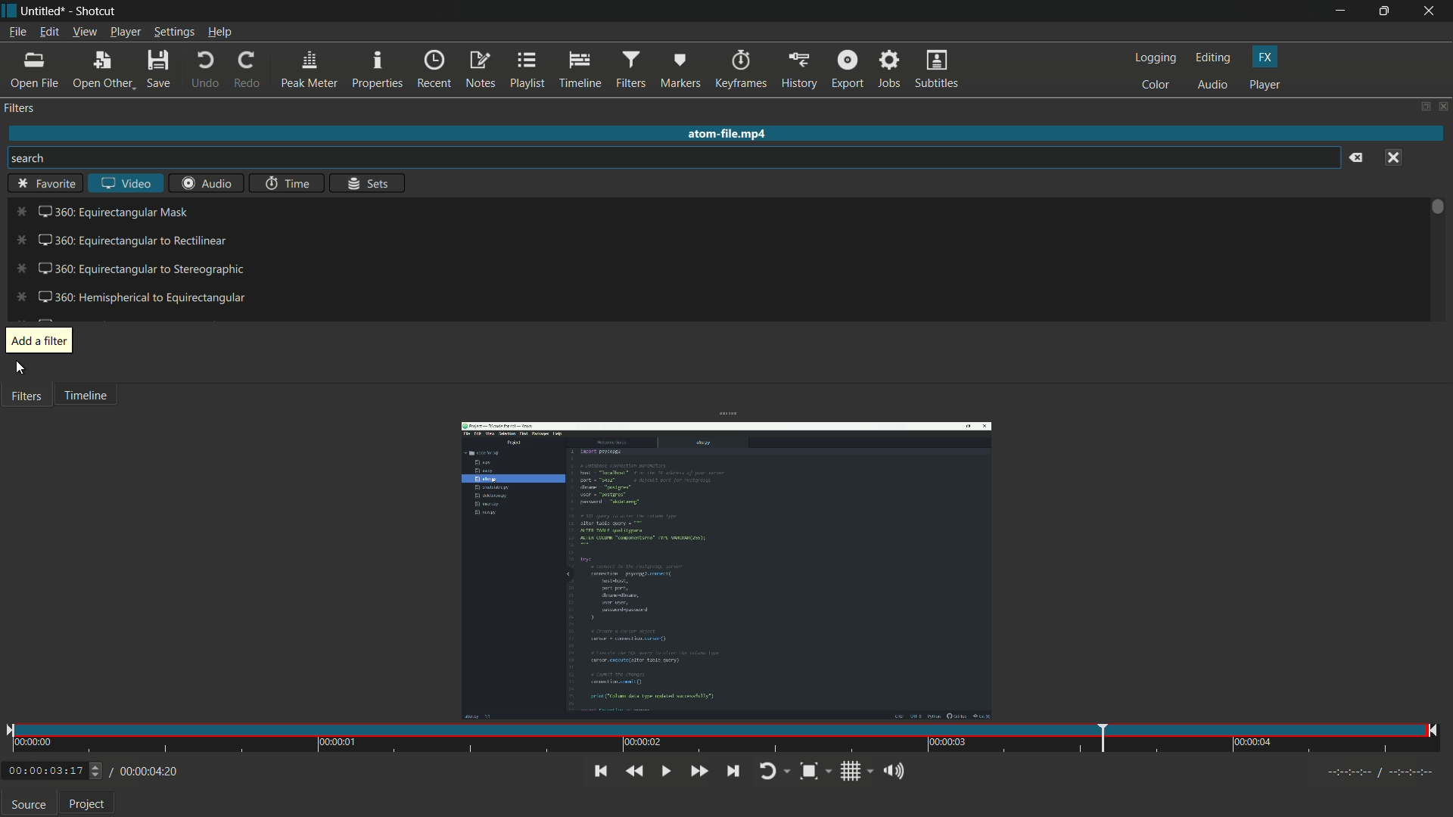  I want to click on help menu, so click(221, 33).